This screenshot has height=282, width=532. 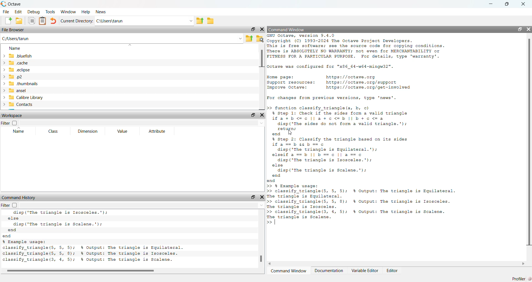 I want to click on close, so click(x=524, y=4).